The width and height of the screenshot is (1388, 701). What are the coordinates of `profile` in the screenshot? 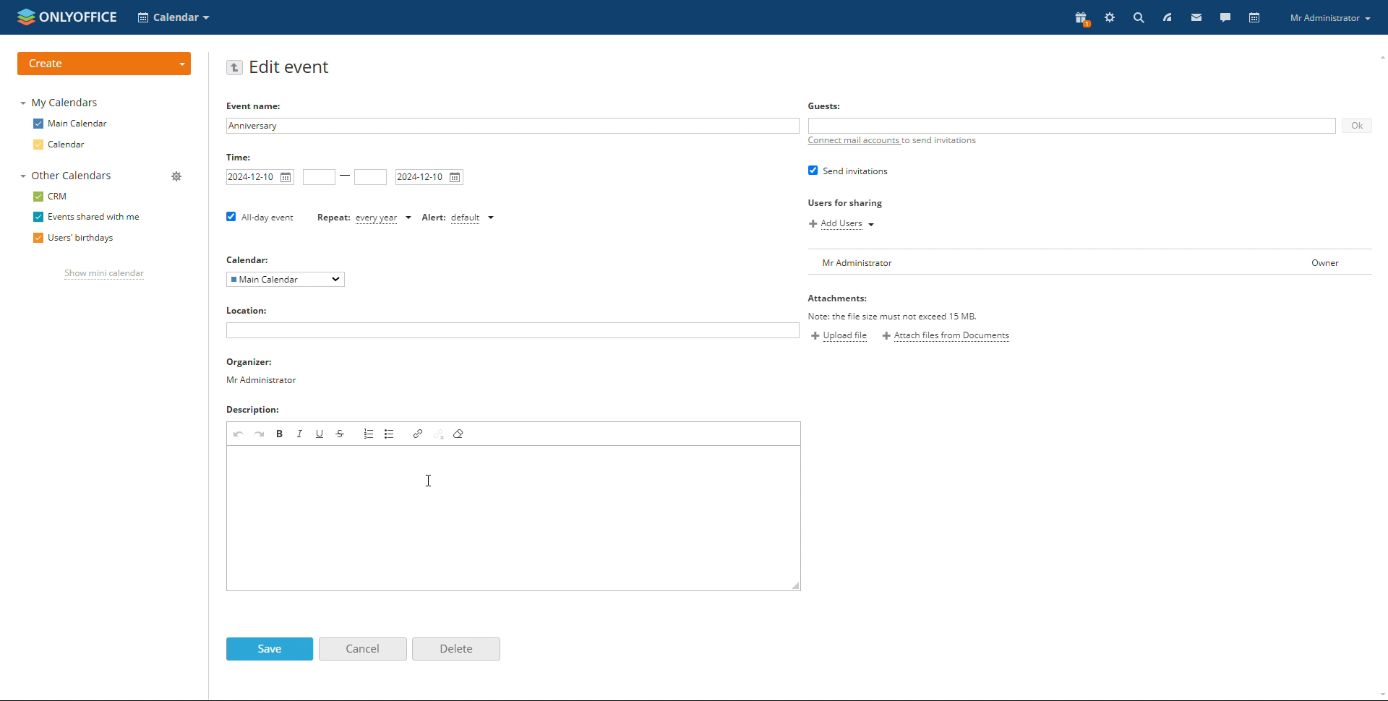 It's located at (1329, 17).